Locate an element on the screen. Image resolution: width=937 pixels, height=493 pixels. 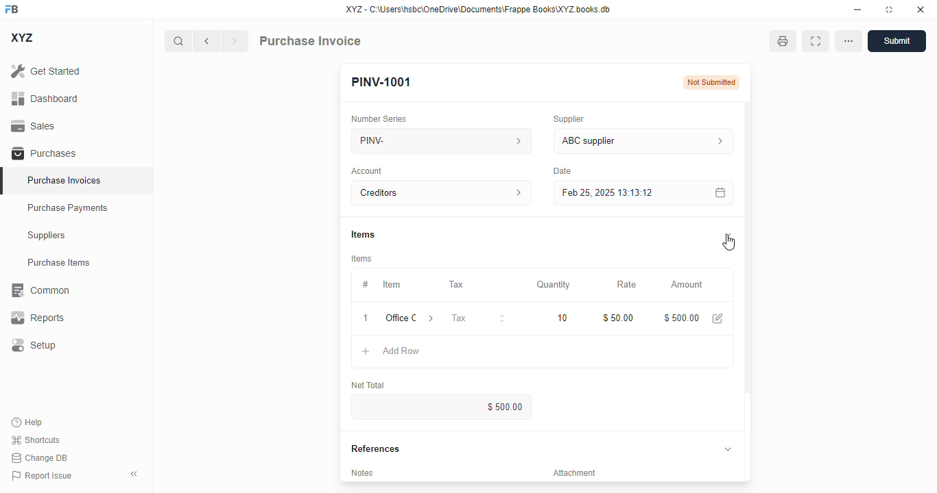
PINV- is located at coordinates (423, 140).